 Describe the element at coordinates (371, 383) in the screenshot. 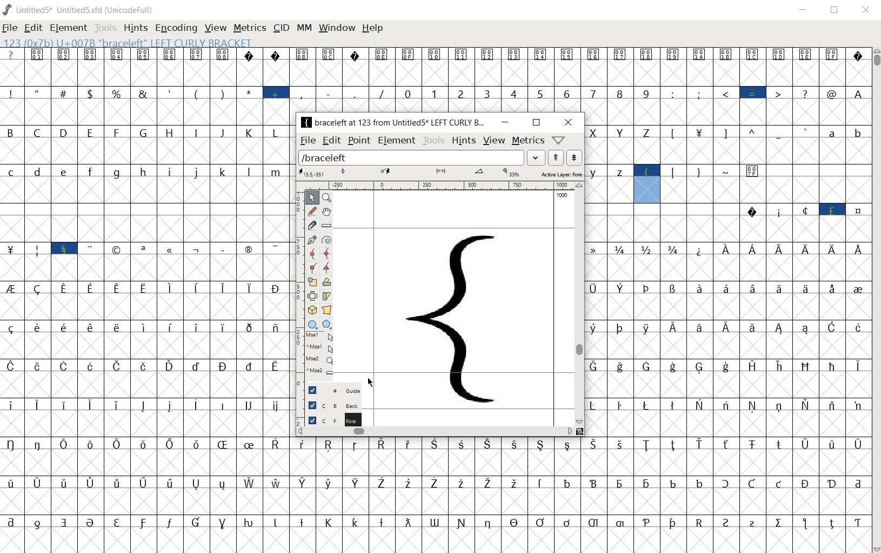

I see `cursor` at that location.